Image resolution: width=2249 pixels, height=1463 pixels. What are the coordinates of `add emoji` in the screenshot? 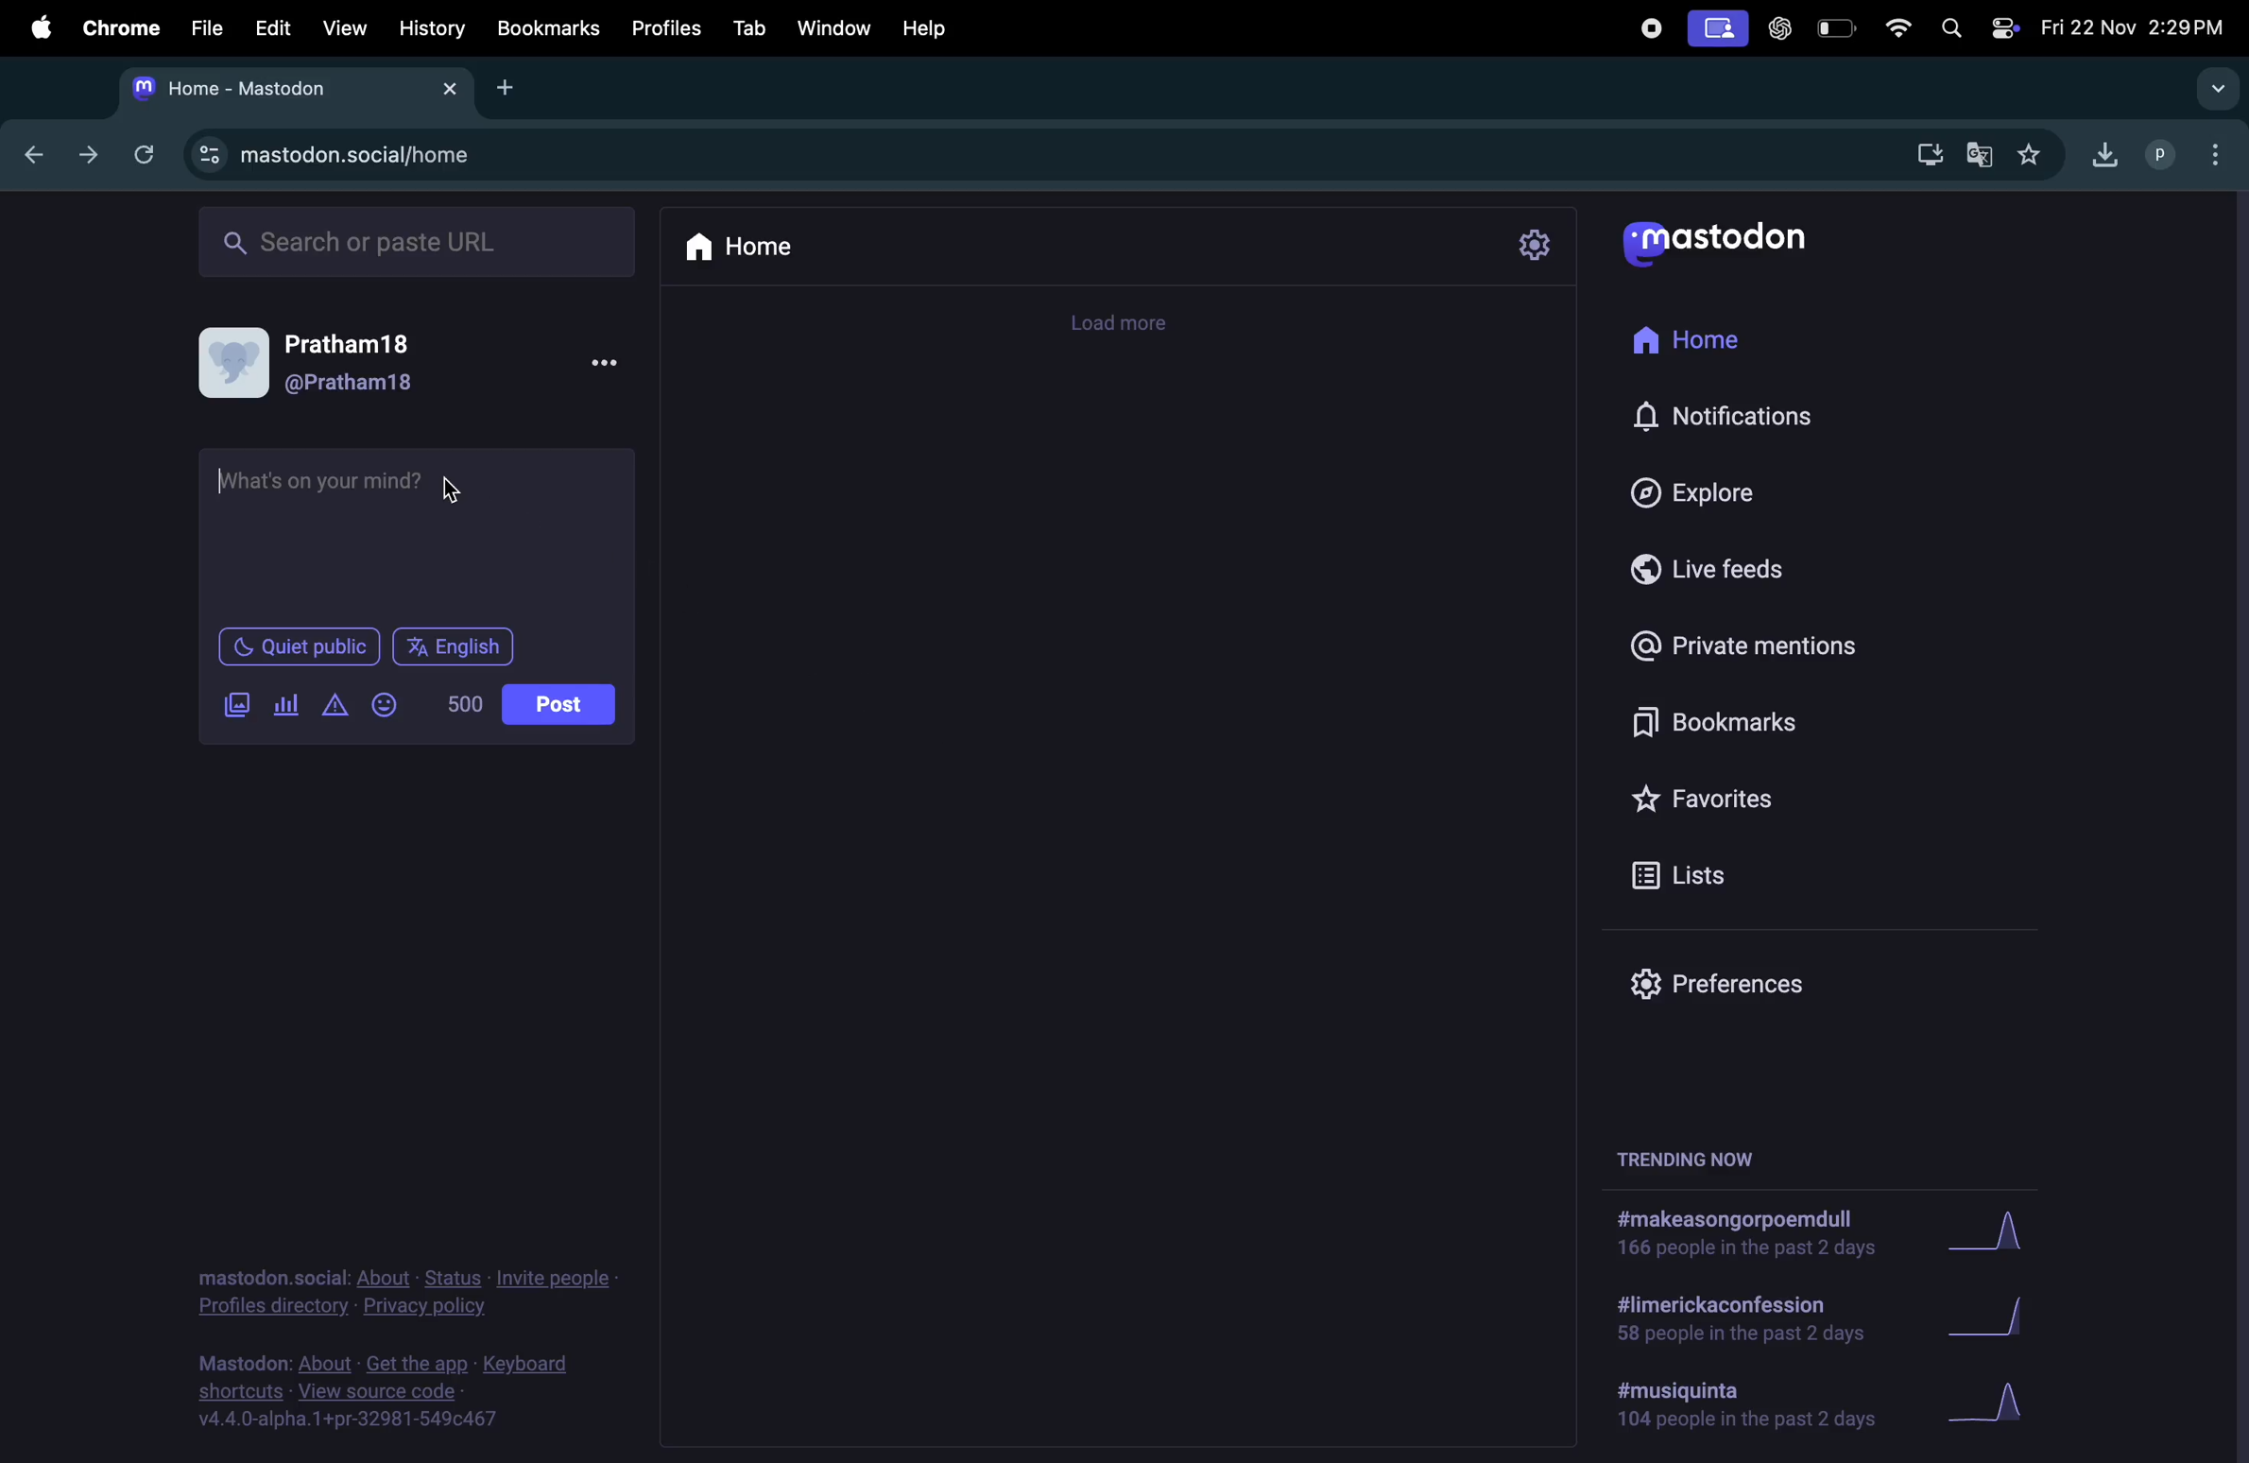 It's located at (387, 703).